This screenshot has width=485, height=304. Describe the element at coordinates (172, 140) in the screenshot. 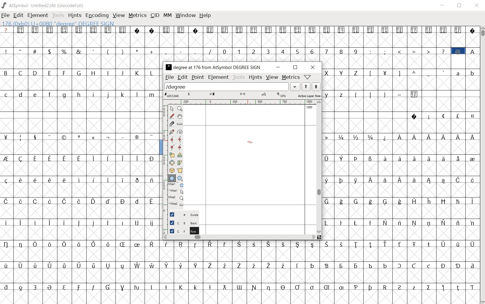

I see `add a curve point` at that location.